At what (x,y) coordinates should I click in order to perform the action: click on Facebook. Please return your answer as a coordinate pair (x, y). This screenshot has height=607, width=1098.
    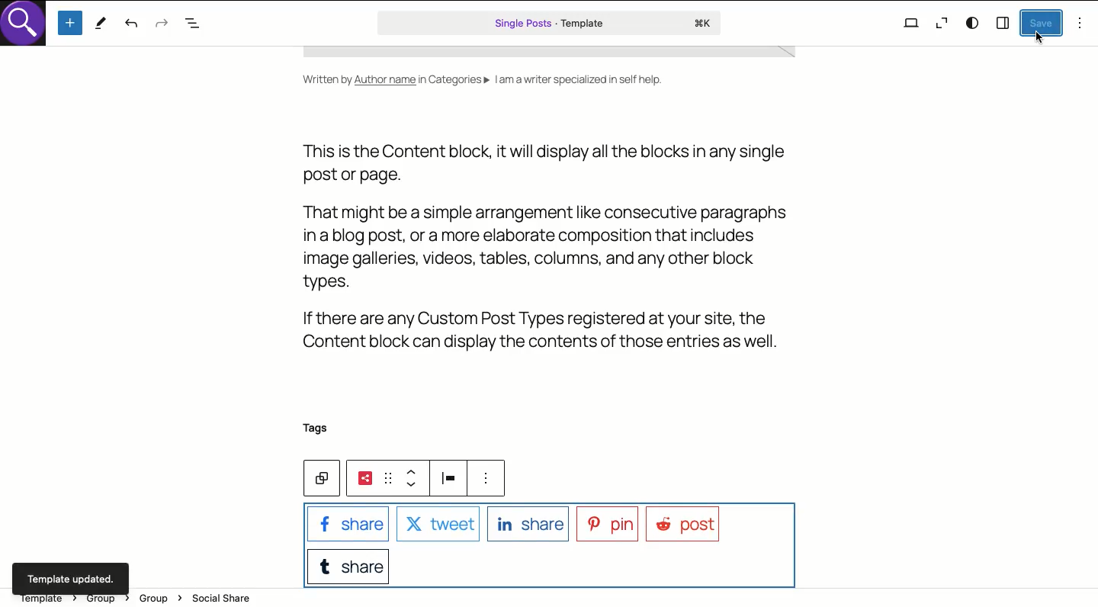
    Looking at the image, I should click on (346, 527).